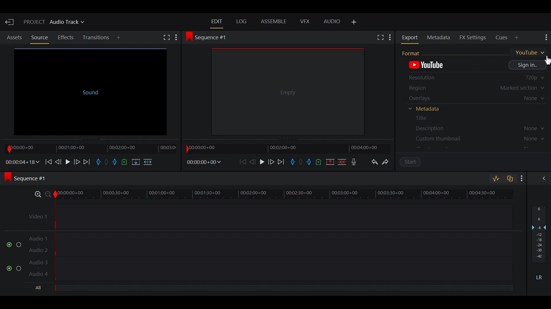  I want to click on VFX, so click(304, 21).